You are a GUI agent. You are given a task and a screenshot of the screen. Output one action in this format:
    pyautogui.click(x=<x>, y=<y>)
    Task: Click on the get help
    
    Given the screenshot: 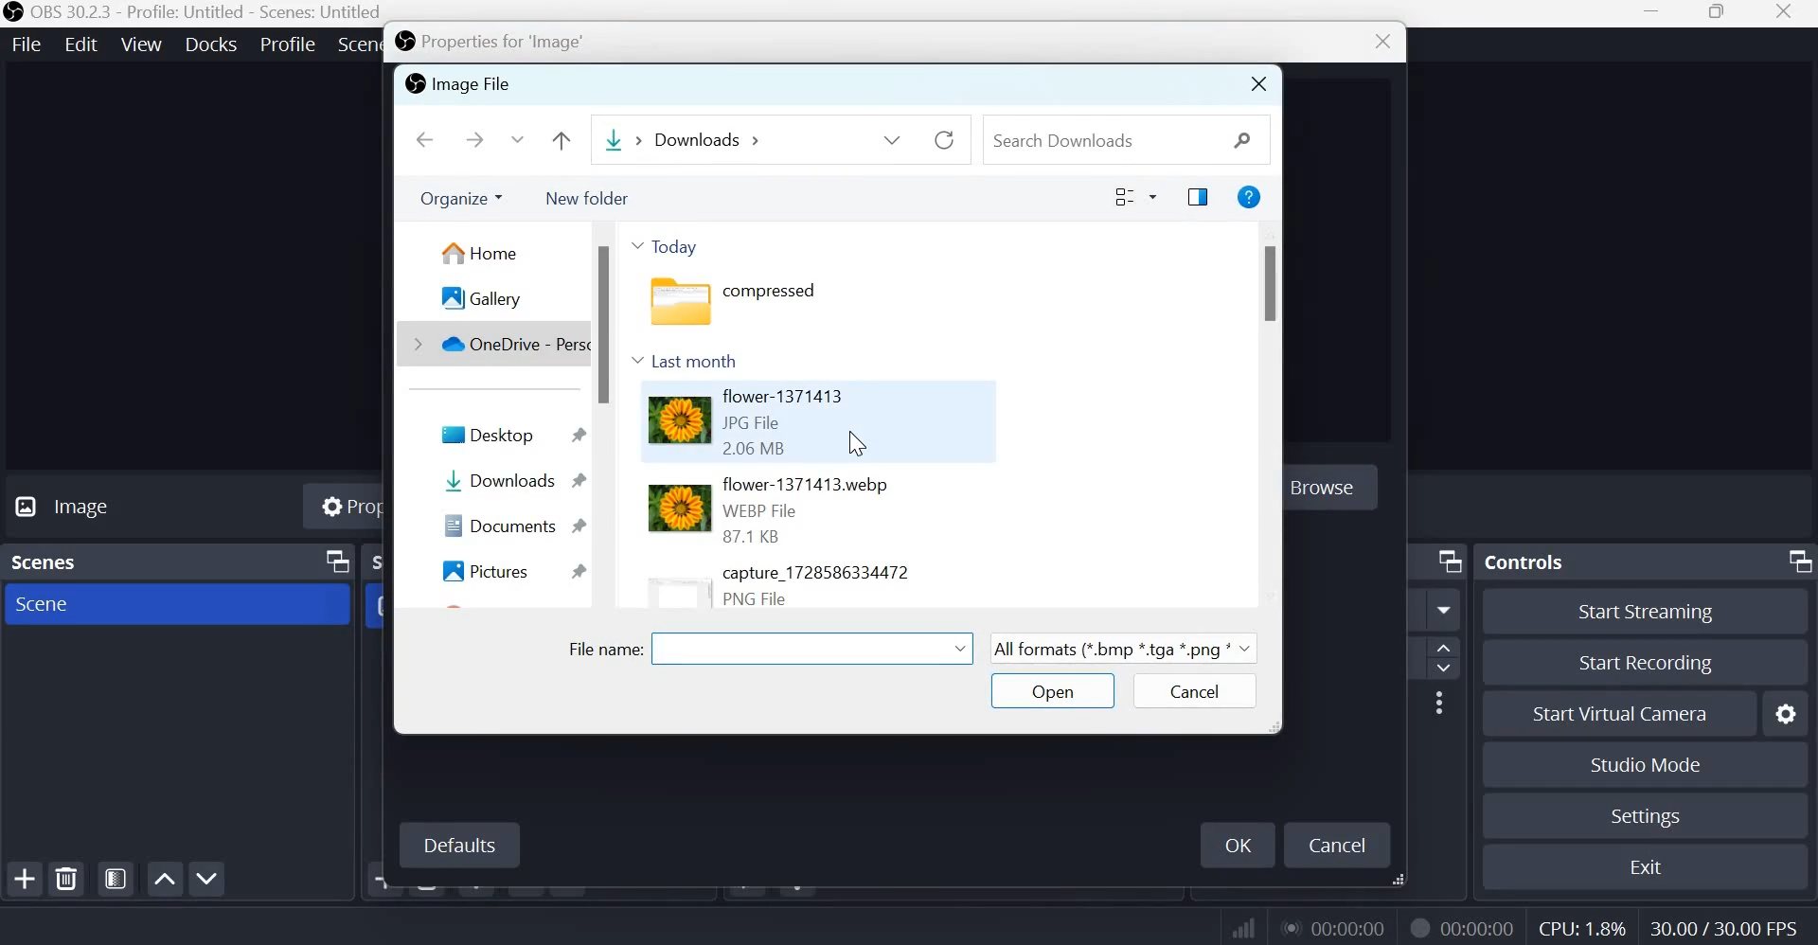 What is the action you would take?
    pyautogui.click(x=1248, y=198)
    